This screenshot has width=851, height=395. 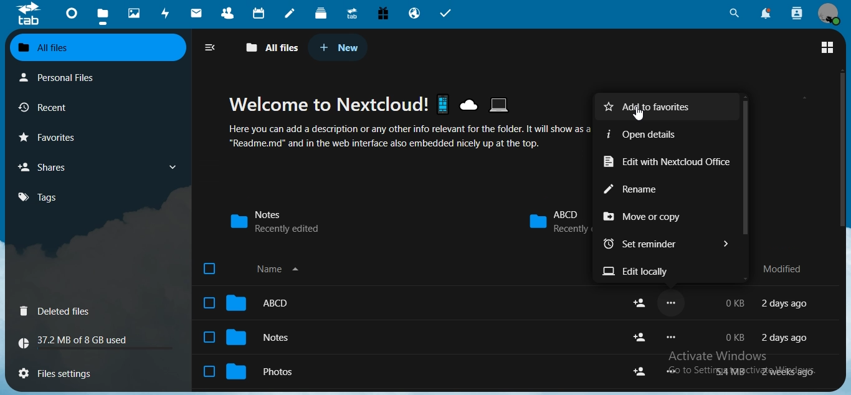 What do you see at coordinates (787, 269) in the screenshot?
I see `modified` at bounding box center [787, 269].